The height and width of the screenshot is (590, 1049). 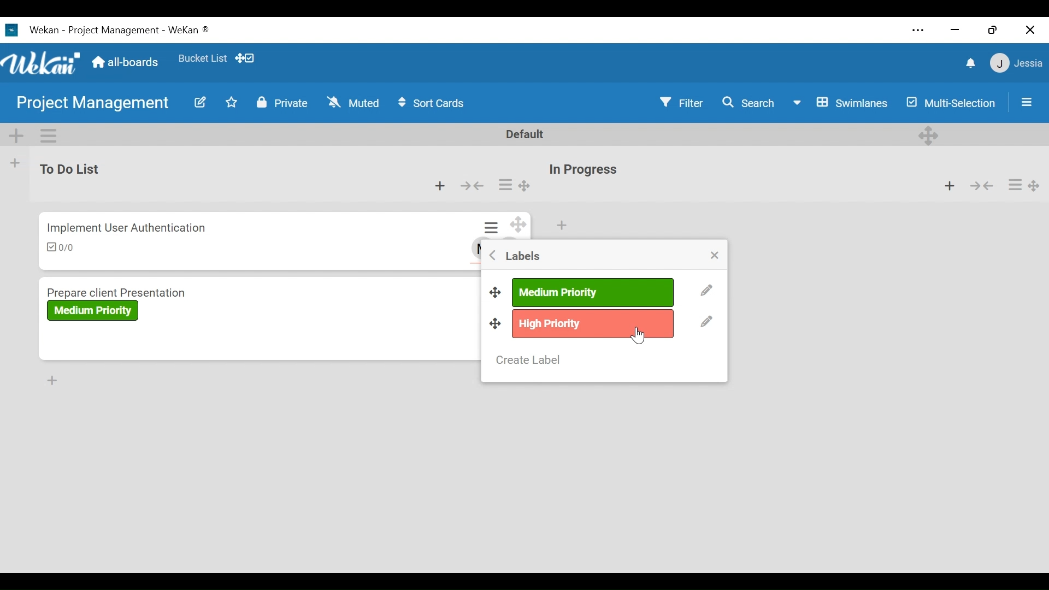 What do you see at coordinates (497, 291) in the screenshot?
I see `Desktop drag handles` at bounding box center [497, 291].